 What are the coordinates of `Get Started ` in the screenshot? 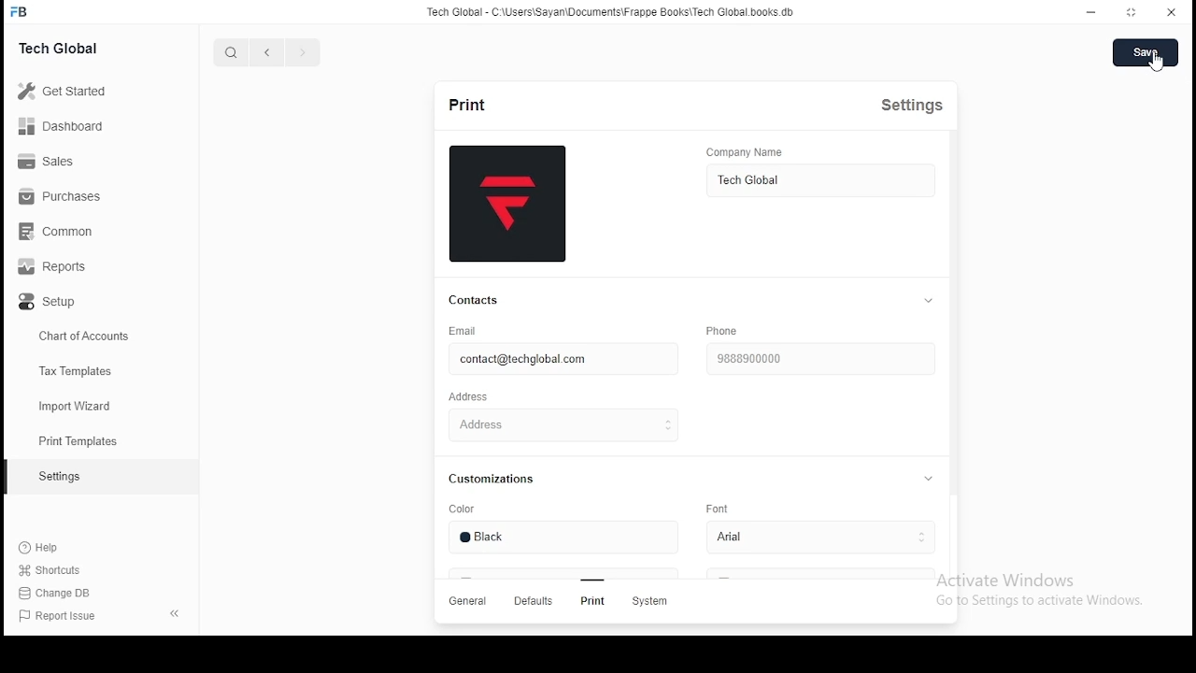 It's located at (85, 91).